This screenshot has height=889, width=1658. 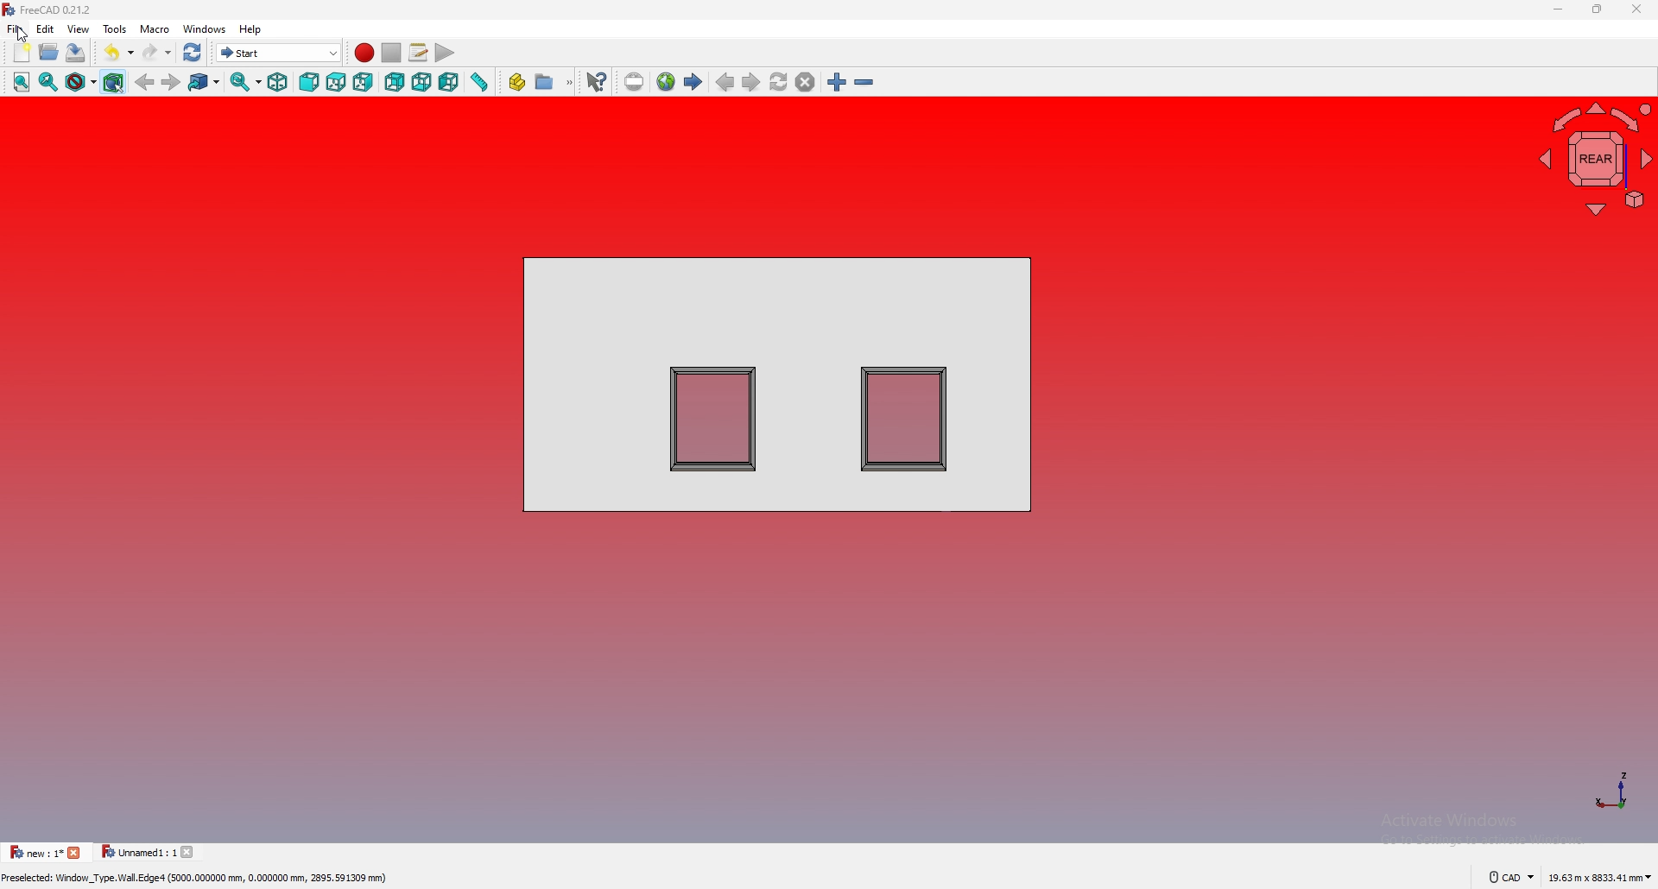 What do you see at coordinates (278, 52) in the screenshot?
I see `switch between workbenches` at bounding box center [278, 52].